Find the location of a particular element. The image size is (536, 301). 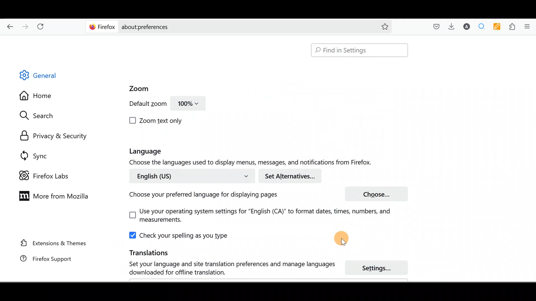

Language is located at coordinates (155, 152).